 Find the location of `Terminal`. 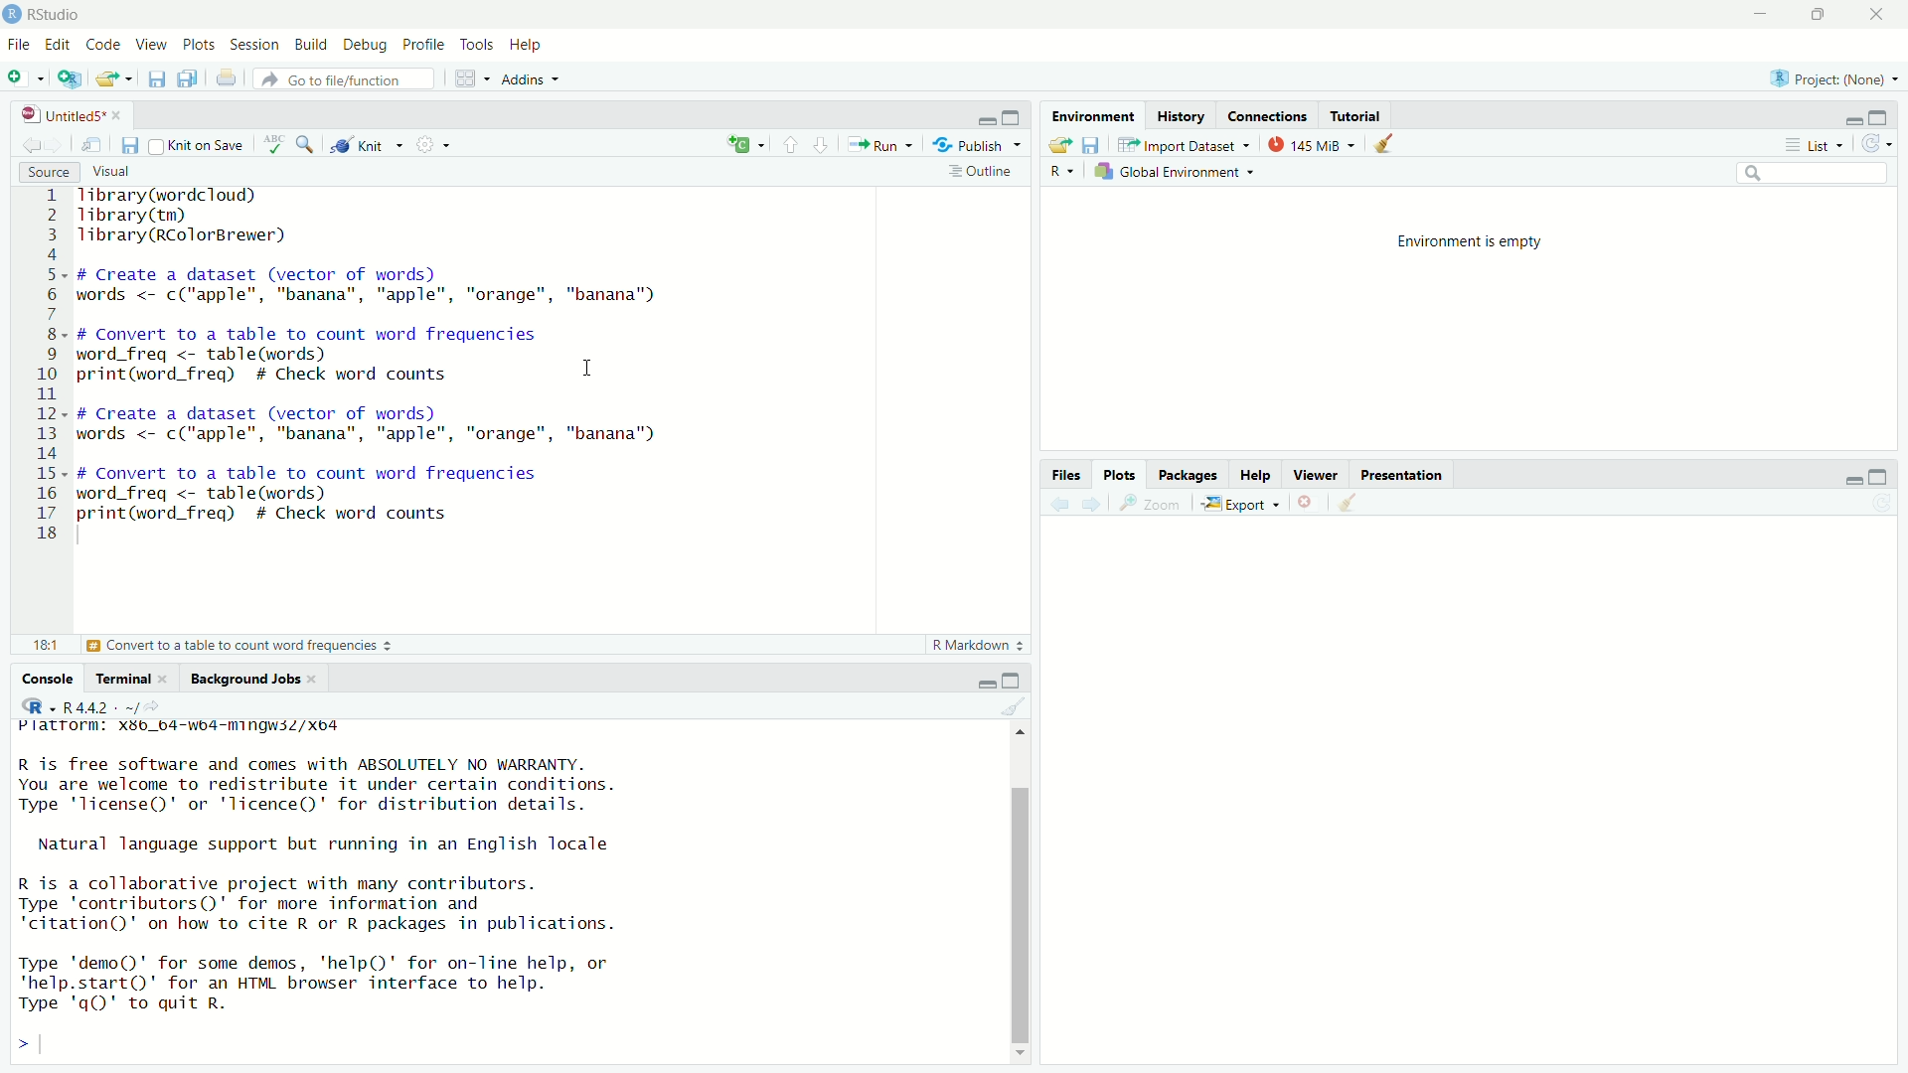

Terminal is located at coordinates (136, 679).